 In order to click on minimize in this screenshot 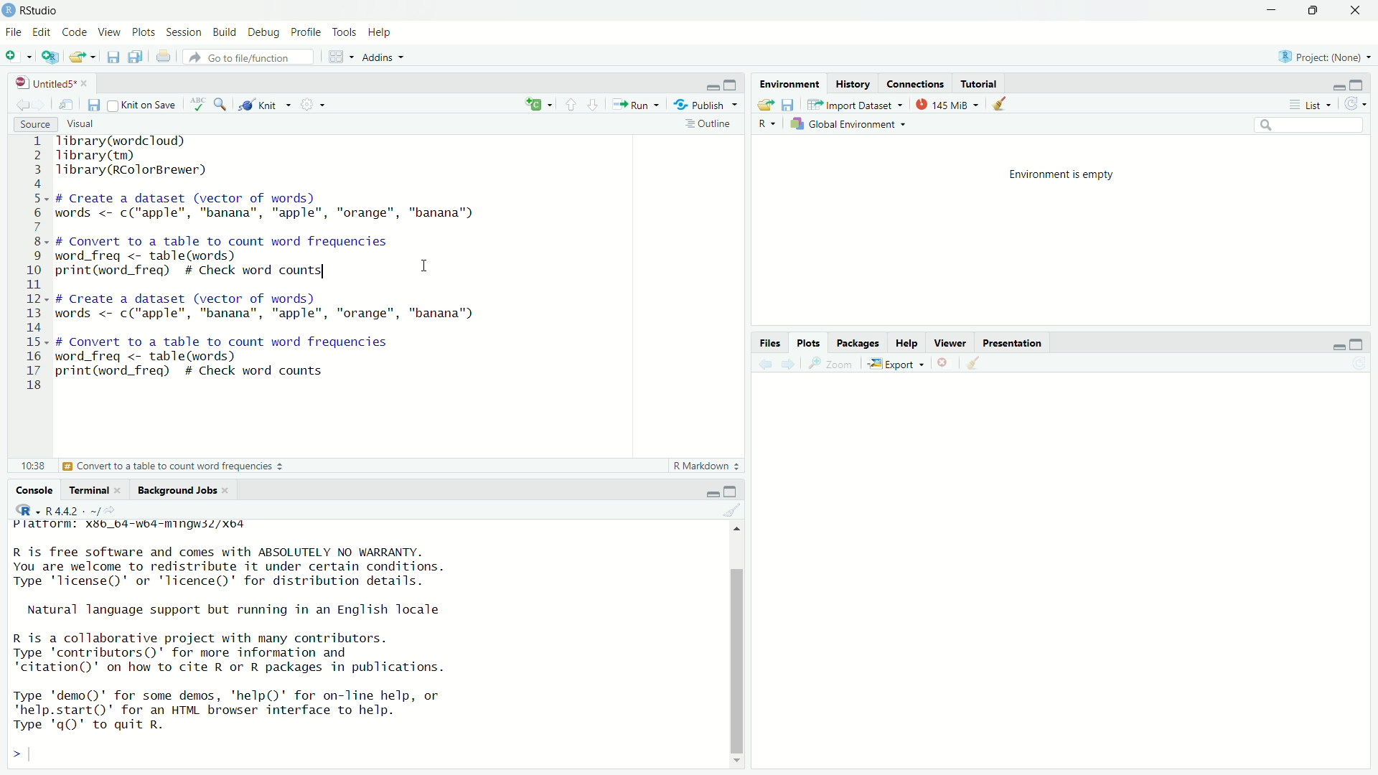, I will do `click(713, 87)`.